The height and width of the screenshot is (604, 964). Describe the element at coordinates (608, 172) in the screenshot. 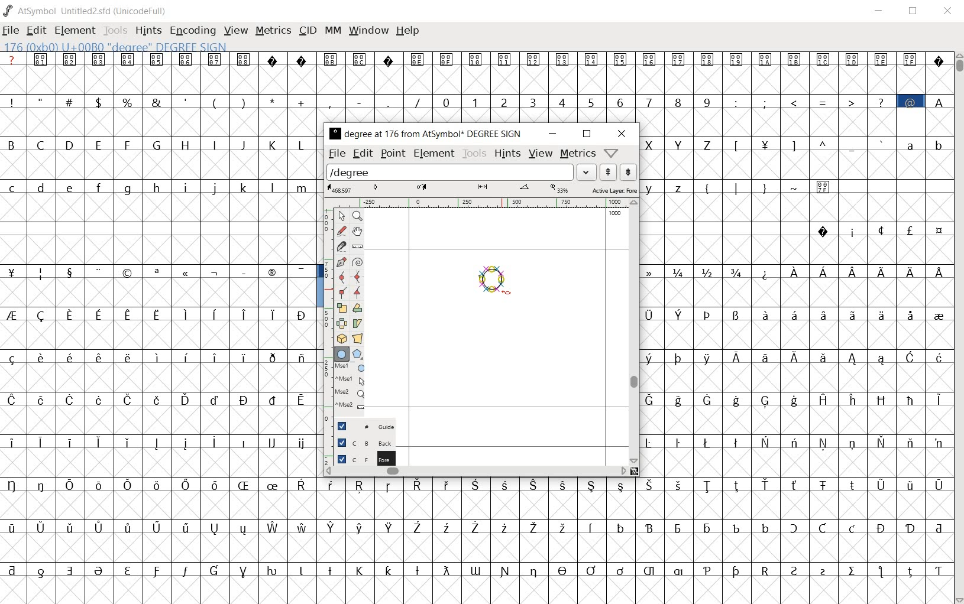

I see `show the next word on the list` at that location.